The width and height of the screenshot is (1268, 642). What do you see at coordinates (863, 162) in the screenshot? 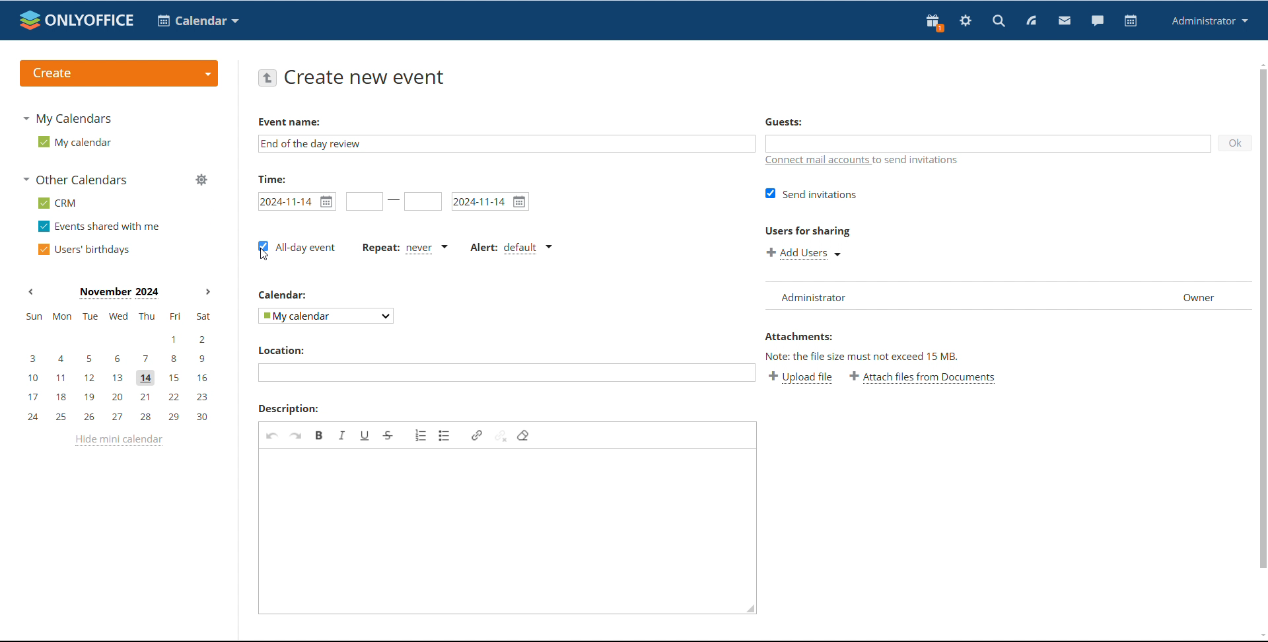
I see `connect mail accounts` at bounding box center [863, 162].